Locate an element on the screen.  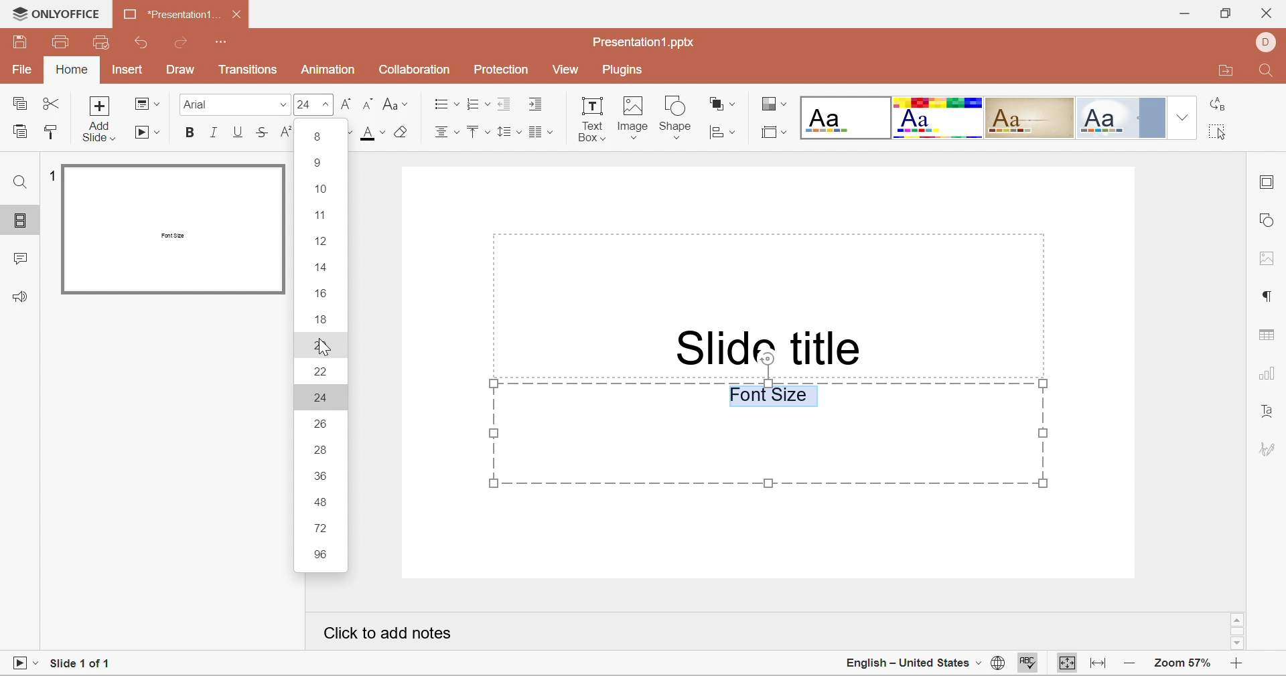
Blank is located at coordinates (845, 117).